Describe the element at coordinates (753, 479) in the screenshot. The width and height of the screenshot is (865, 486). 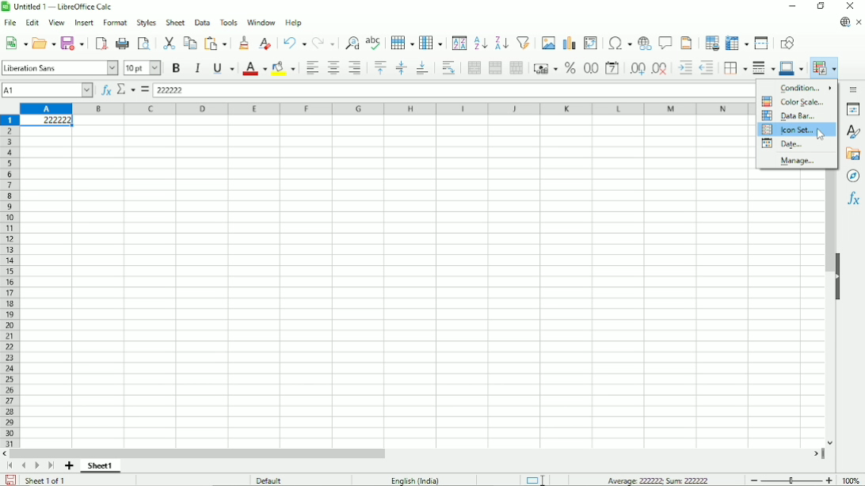
I see `zoom out` at that location.